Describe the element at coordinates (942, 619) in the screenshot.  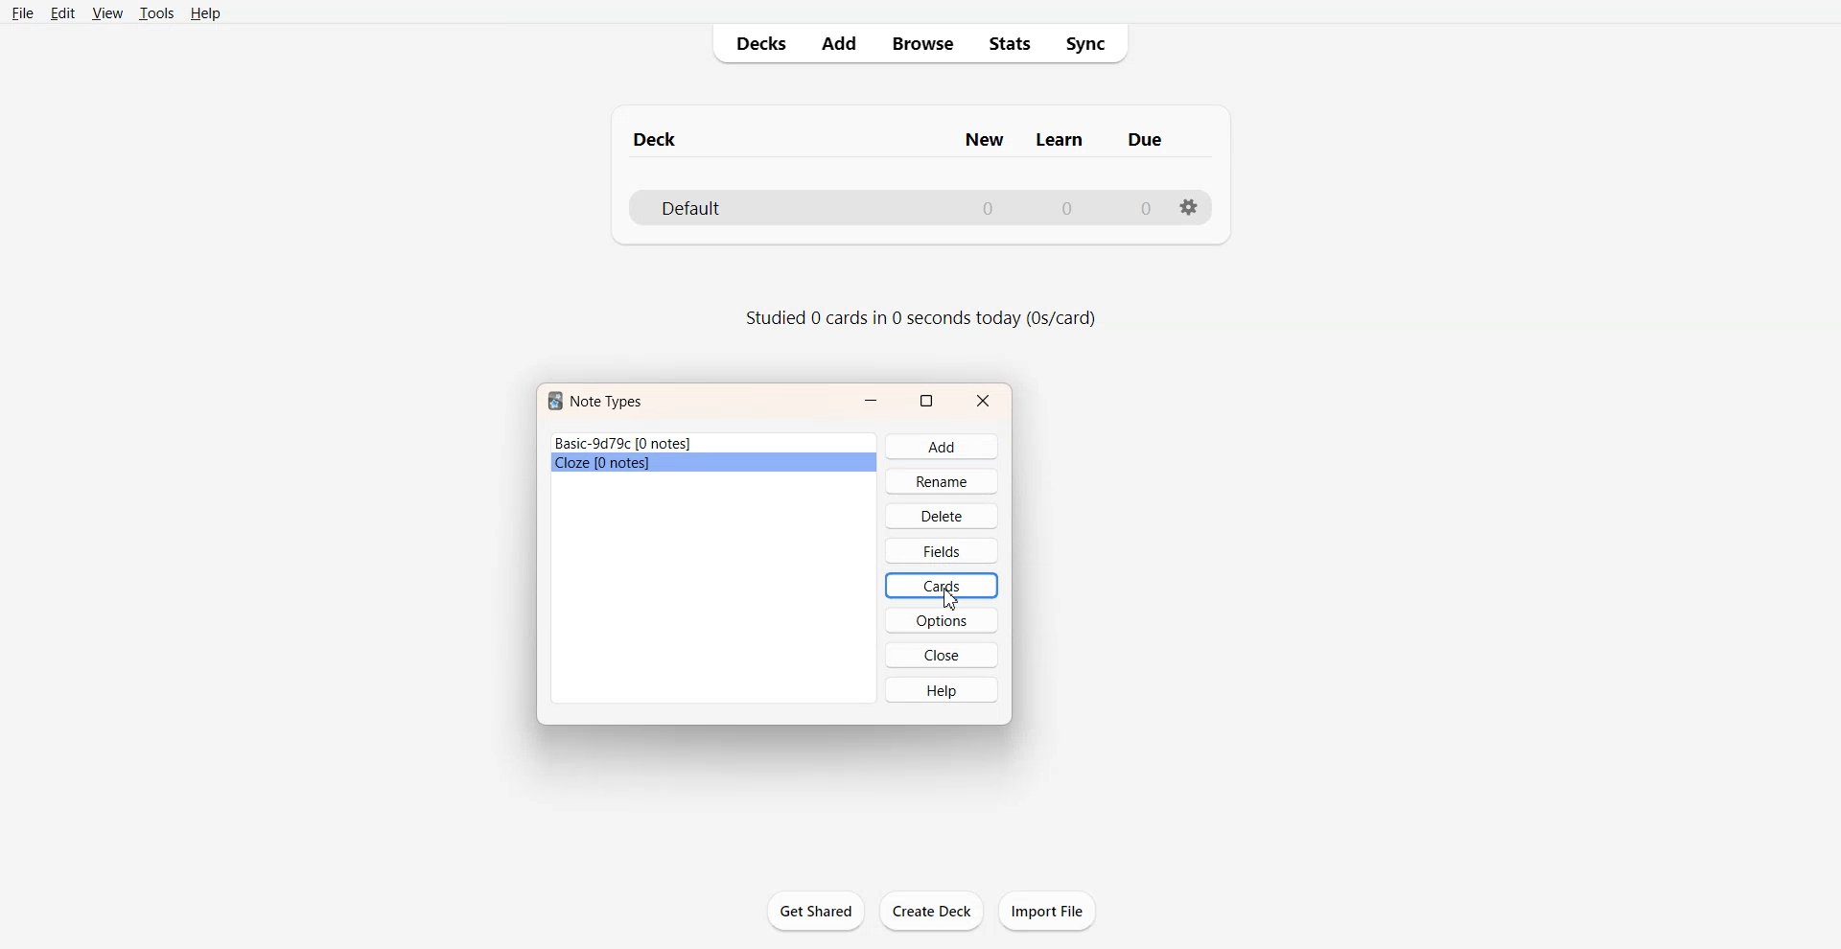
I see `Options` at that location.